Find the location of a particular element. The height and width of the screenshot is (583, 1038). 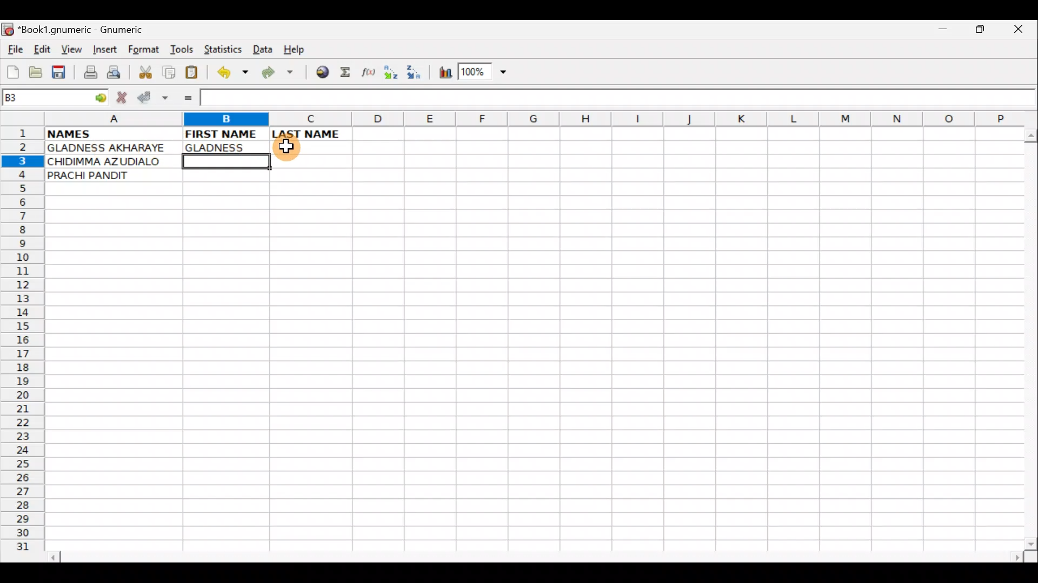

Close is located at coordinates (1021, 32).